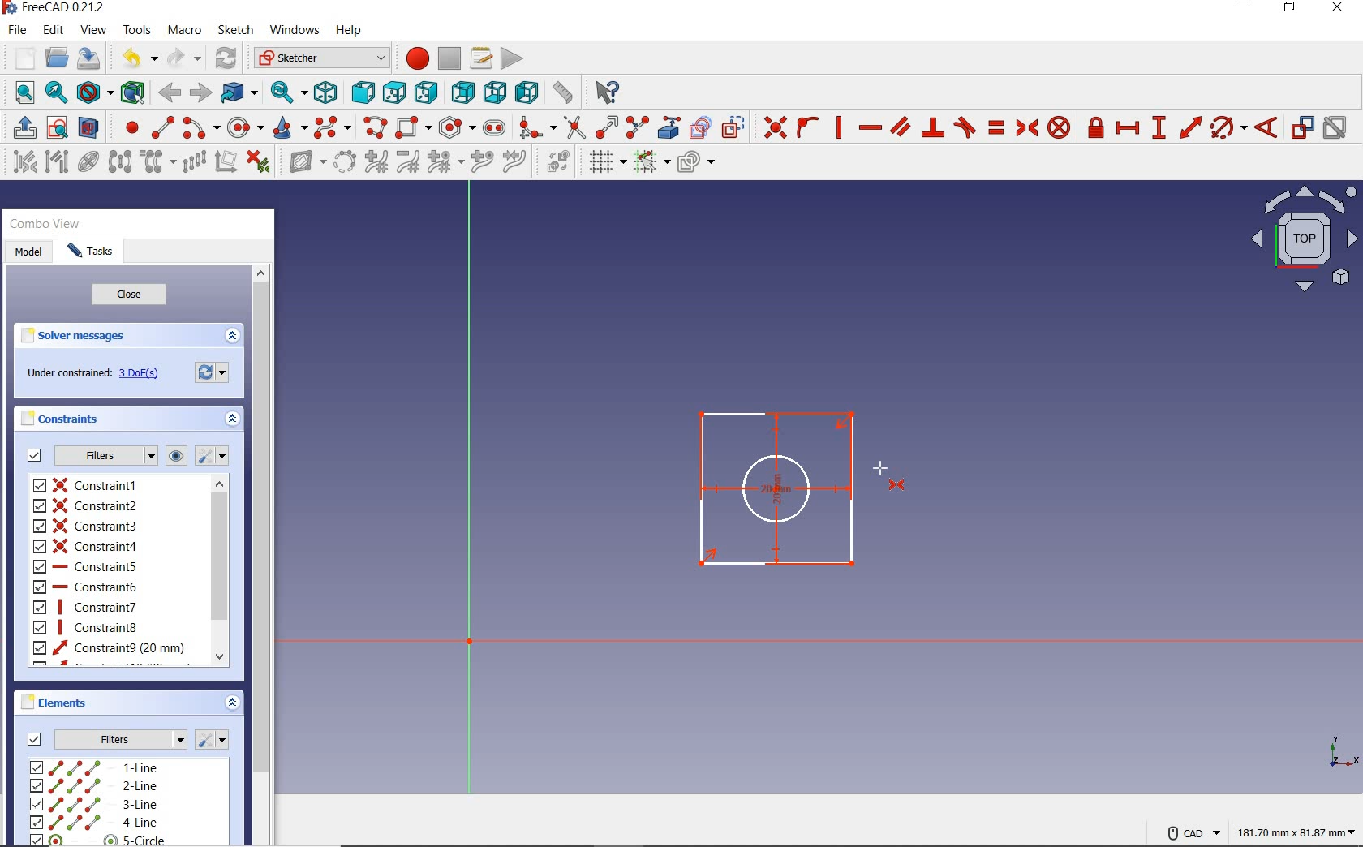 This screenshot has height=847, width=1363. I want to click on toggle snap, so click(653, 161).